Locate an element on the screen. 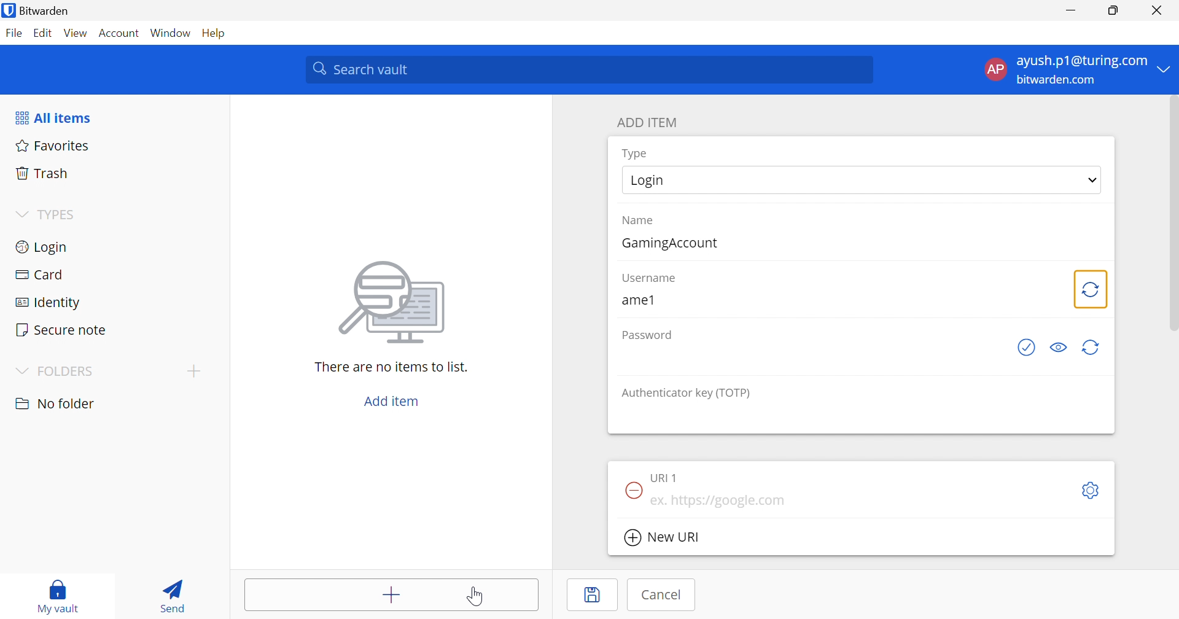 Image resolution: width=1179 pixels, height=619 pixels. No folder is located at coordinates (57, 403).